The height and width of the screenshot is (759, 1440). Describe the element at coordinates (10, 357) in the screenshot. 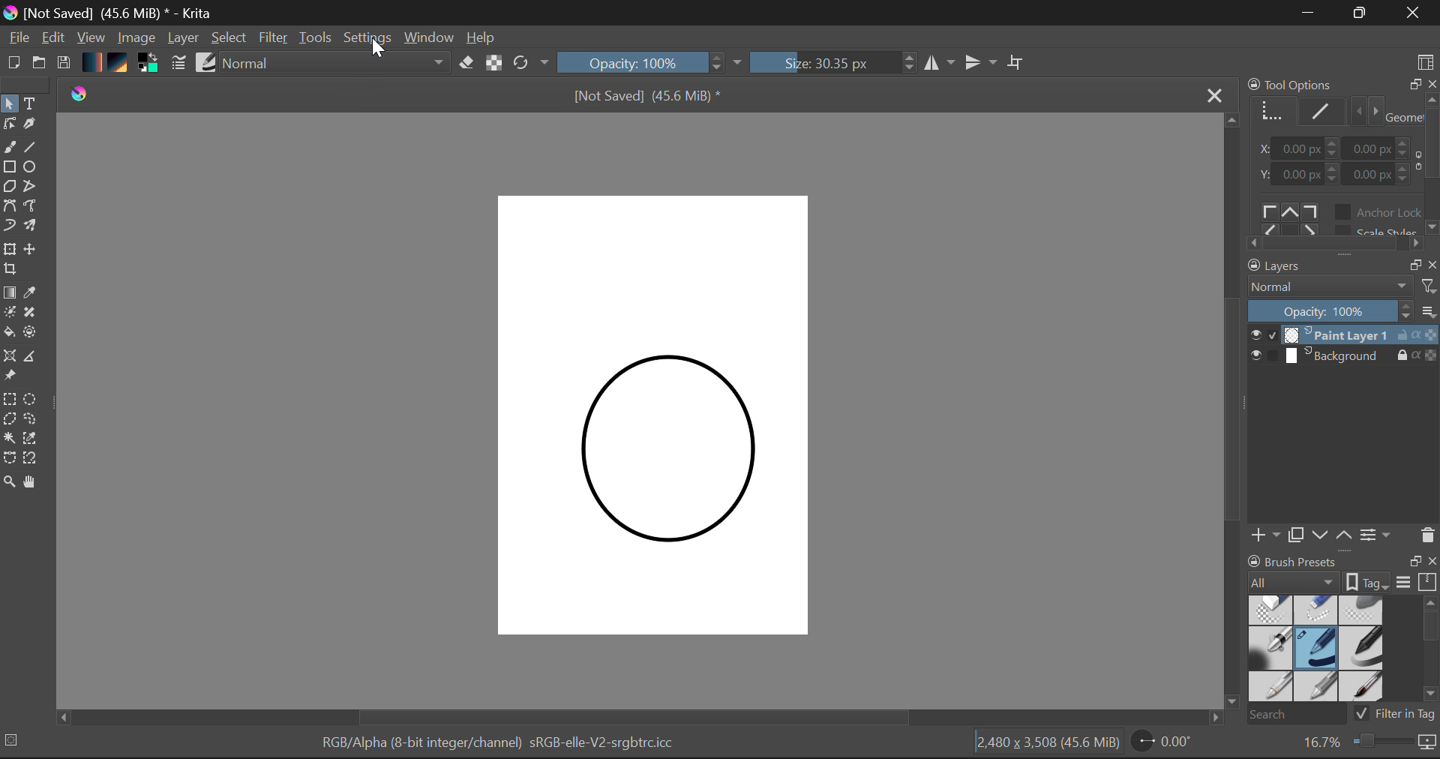

I see `Assistant Tool` at that location.